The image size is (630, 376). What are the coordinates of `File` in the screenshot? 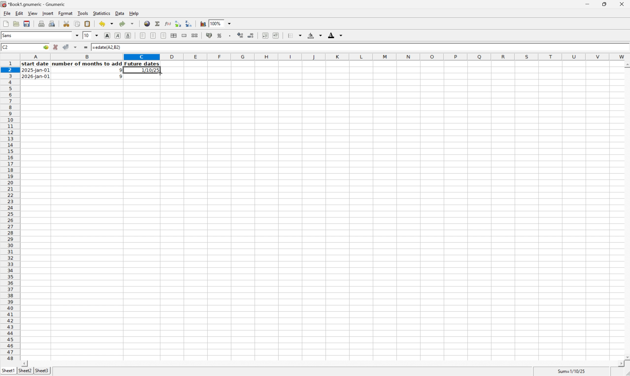 It's located at (7, 13).